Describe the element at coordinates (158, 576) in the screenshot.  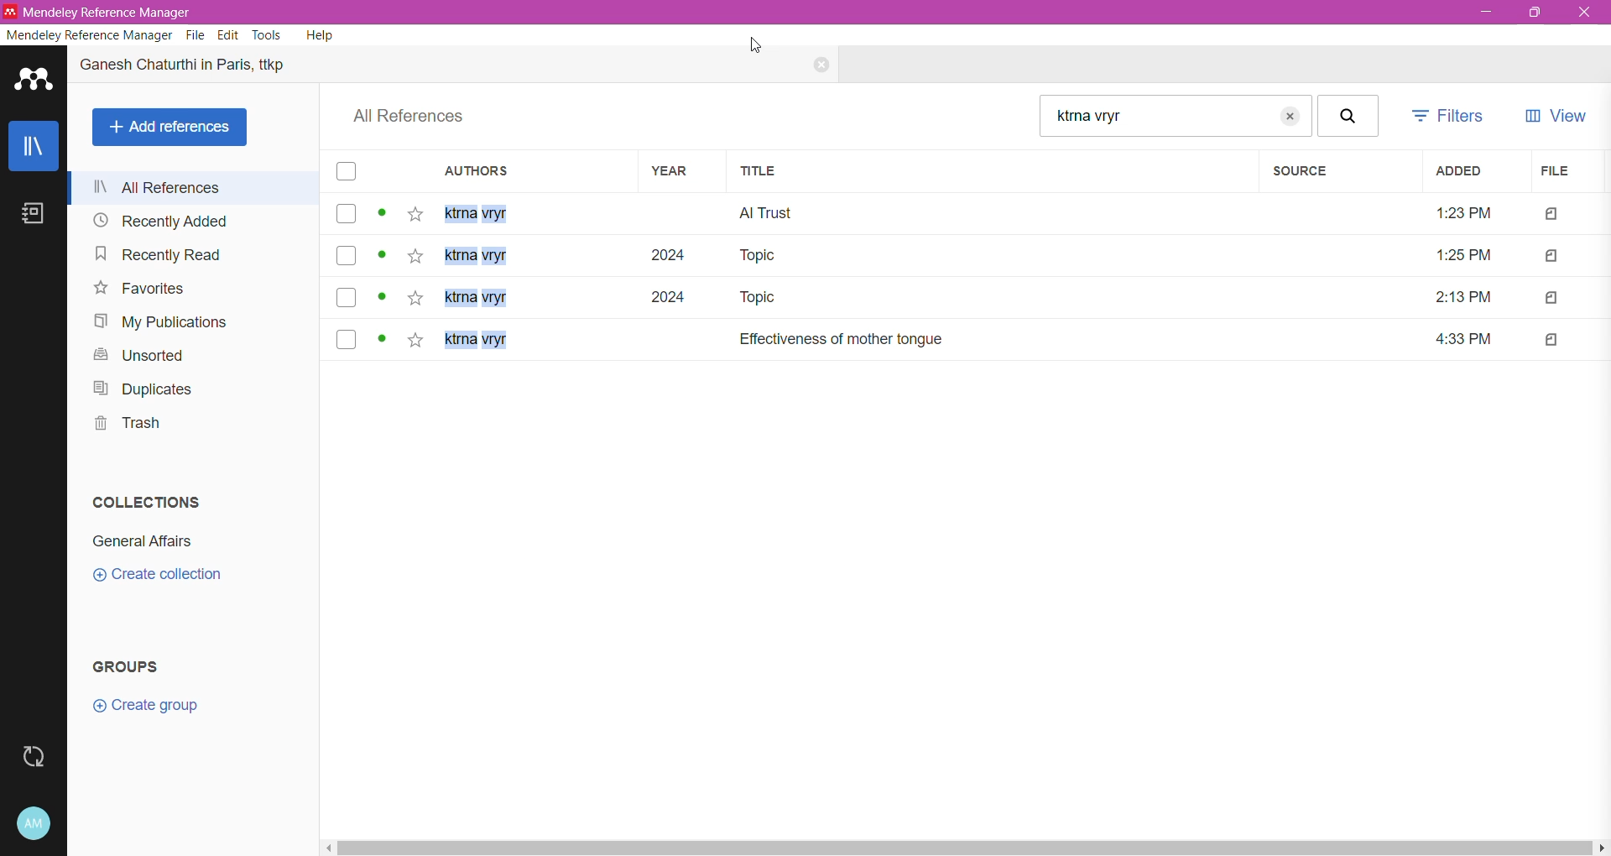
I see `Click to Create Collection` at that location.